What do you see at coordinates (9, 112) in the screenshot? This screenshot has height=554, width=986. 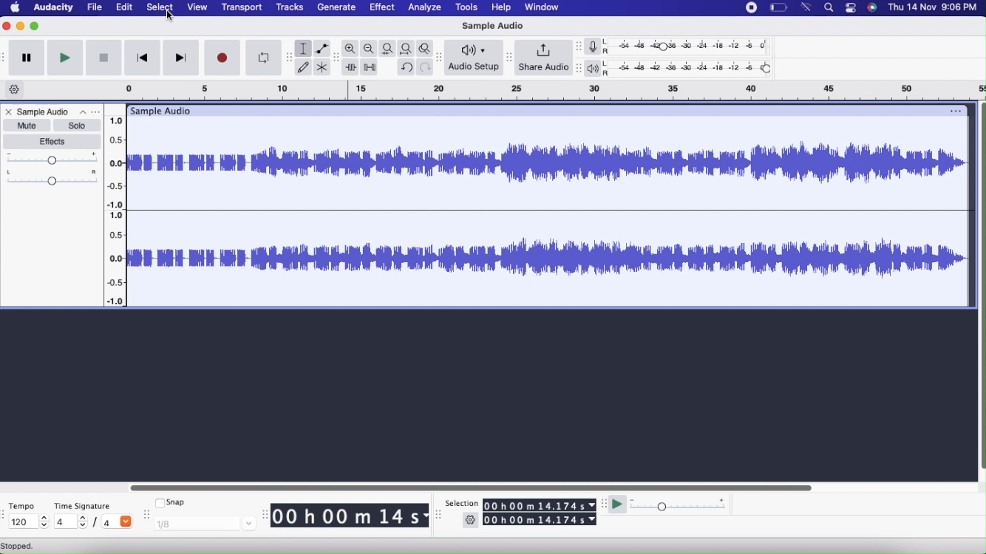 I see `Close` at bounding box center [9, 112].